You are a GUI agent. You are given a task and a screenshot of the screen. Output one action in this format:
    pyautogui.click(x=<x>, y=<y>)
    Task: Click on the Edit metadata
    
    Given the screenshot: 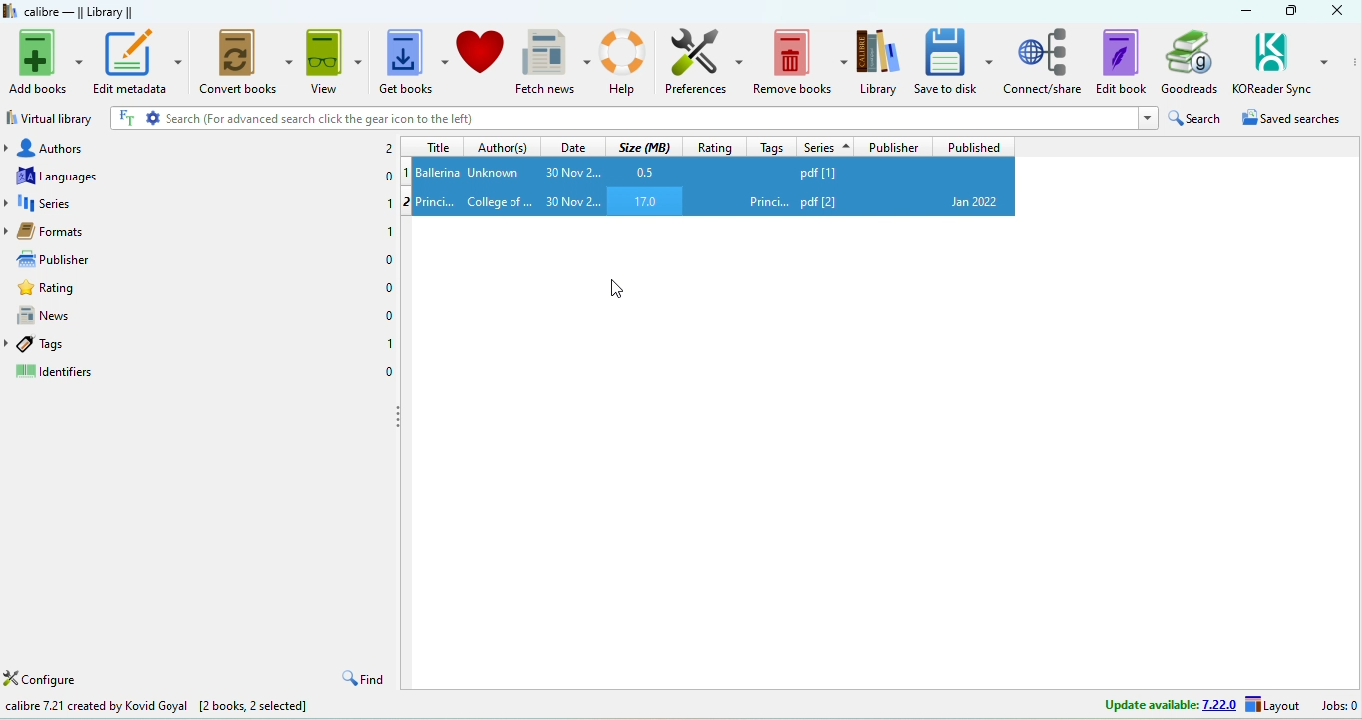 What is the action you would take?
    pyautogui.click(x=142, y=61)
    